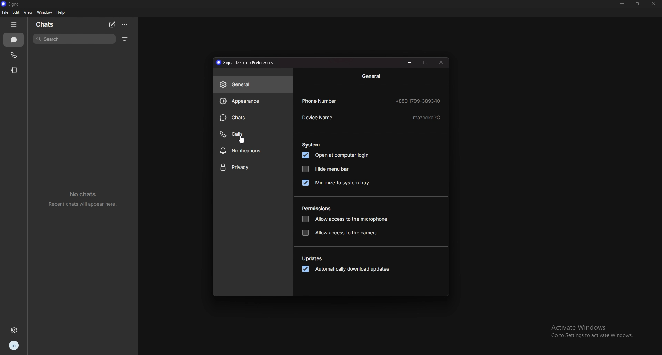 The image size is (662, 355). Describe the element at coordinates (14, 4) in the screenshot. I see `signal` at that location.